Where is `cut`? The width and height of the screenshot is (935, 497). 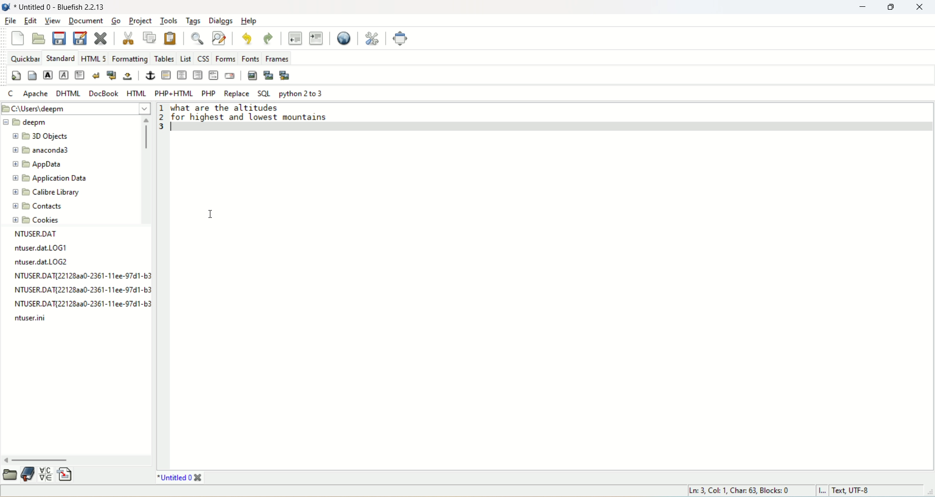
cut is located at coordinates (128, 37).